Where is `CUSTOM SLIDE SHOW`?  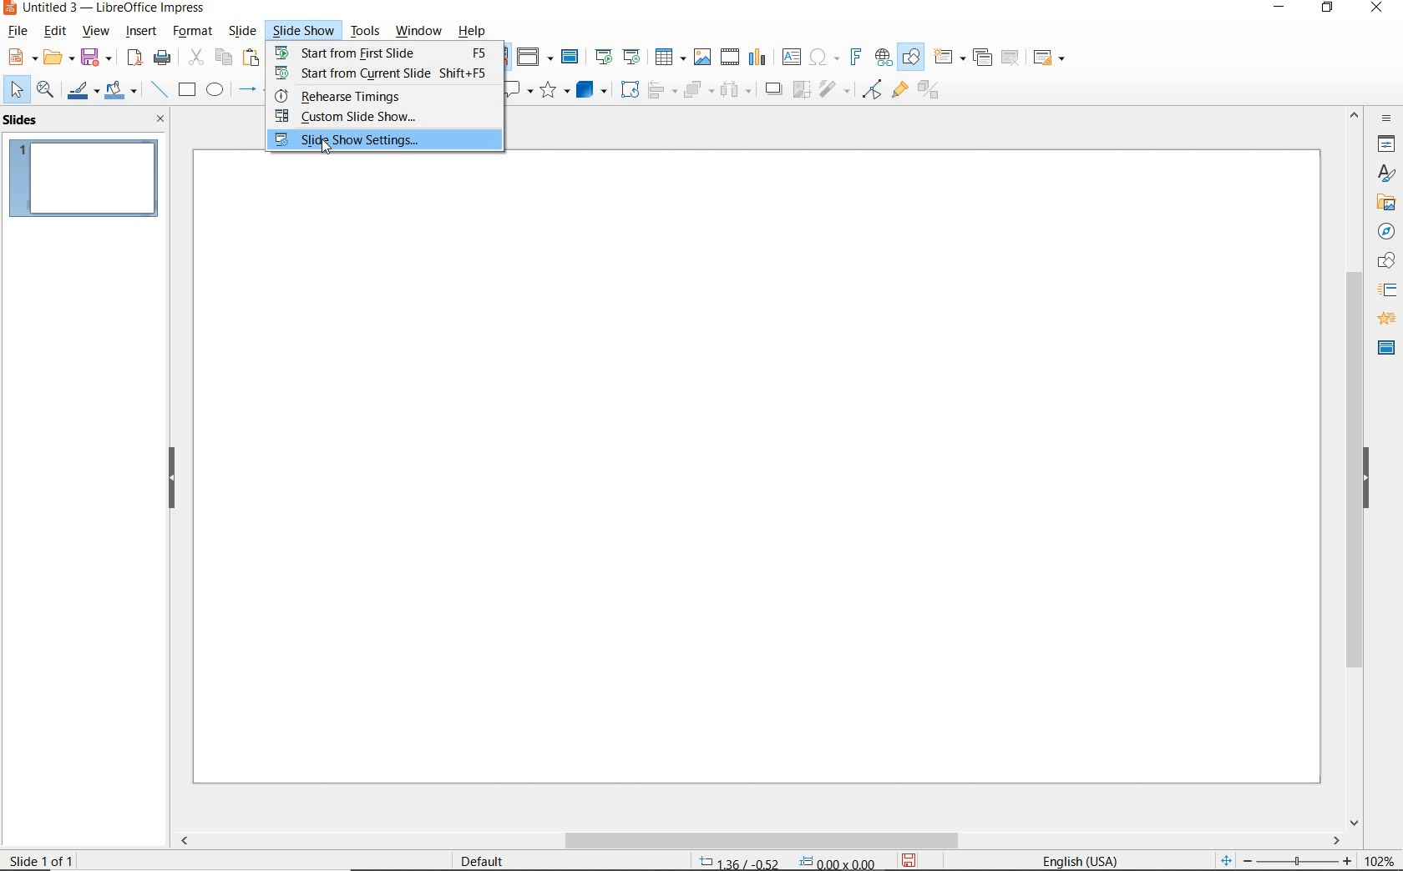 CUSTOM SLIDE SHOW is located at coordinates (382, 118).